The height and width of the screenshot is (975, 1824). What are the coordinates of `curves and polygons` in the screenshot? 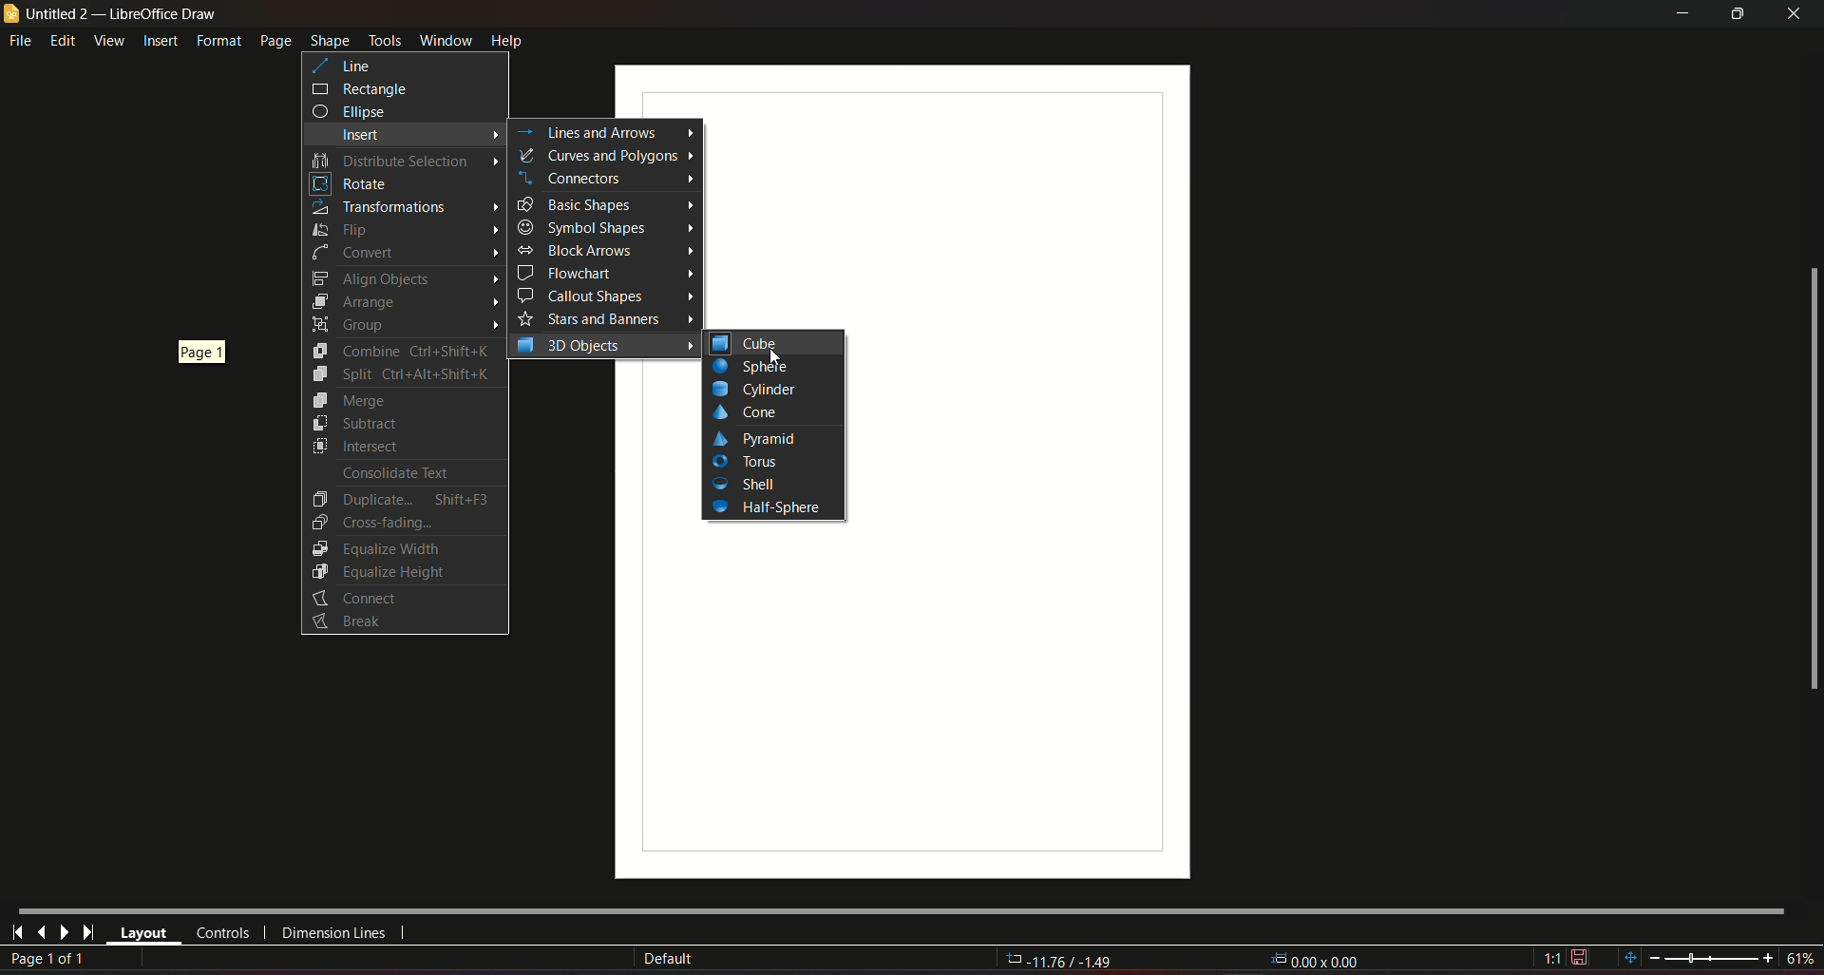 It's located at (597, 156).